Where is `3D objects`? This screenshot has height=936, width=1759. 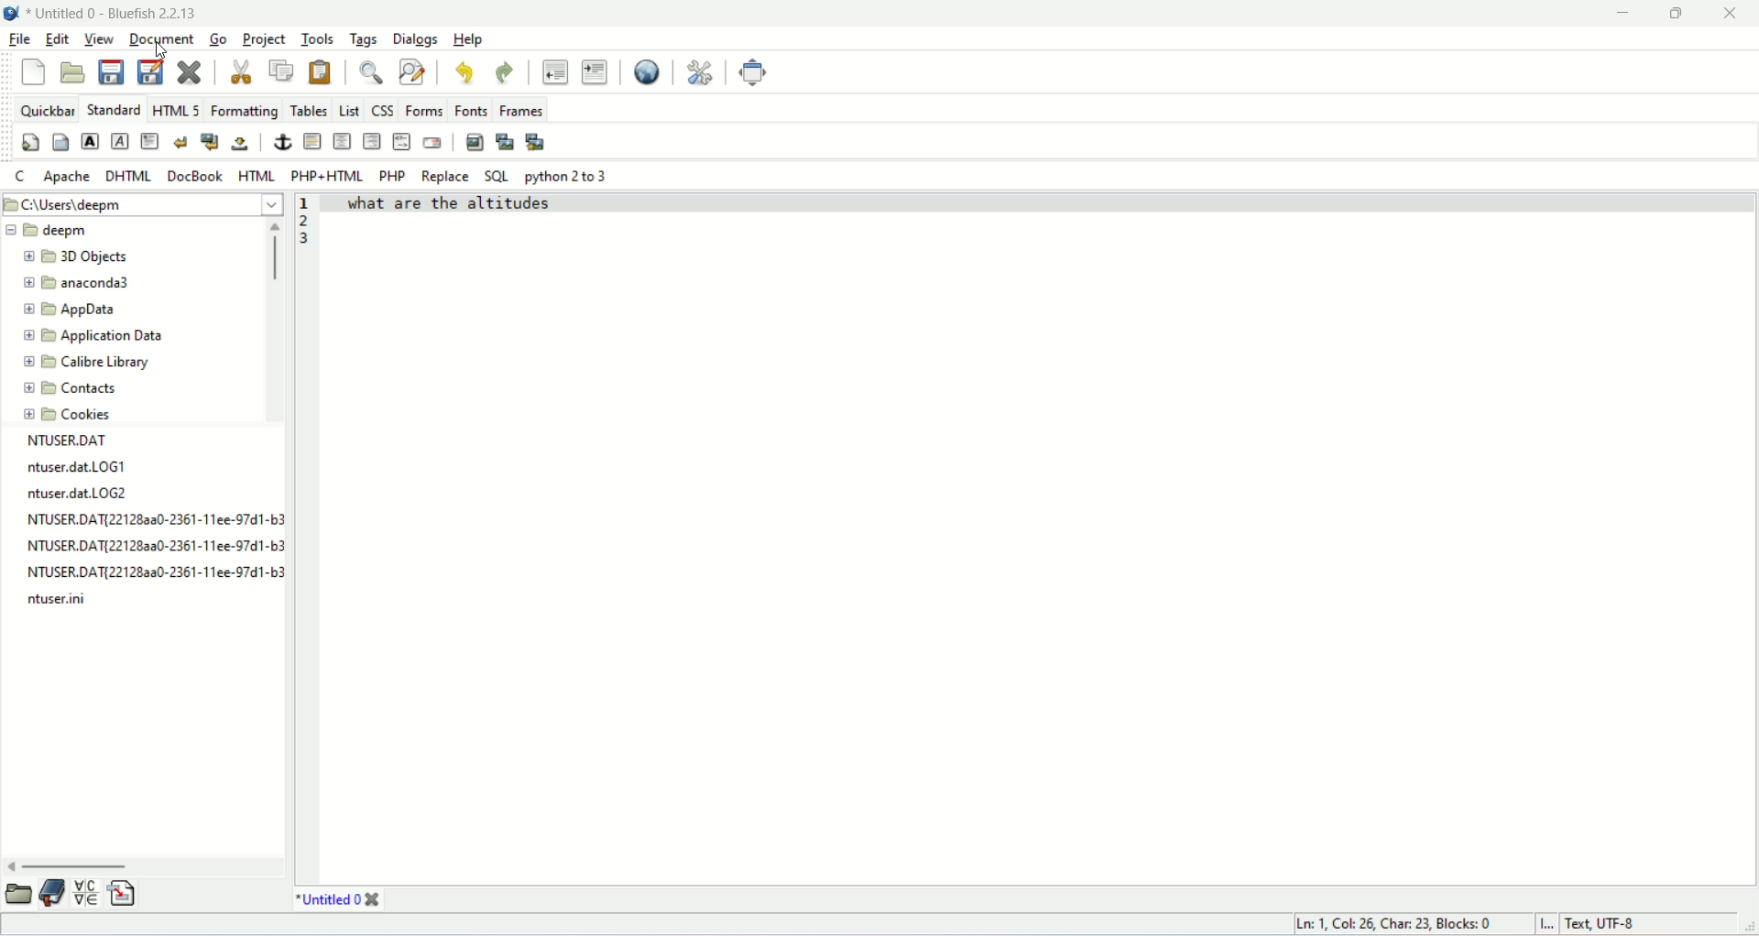 3D objects is located at coordinates (74, 258).